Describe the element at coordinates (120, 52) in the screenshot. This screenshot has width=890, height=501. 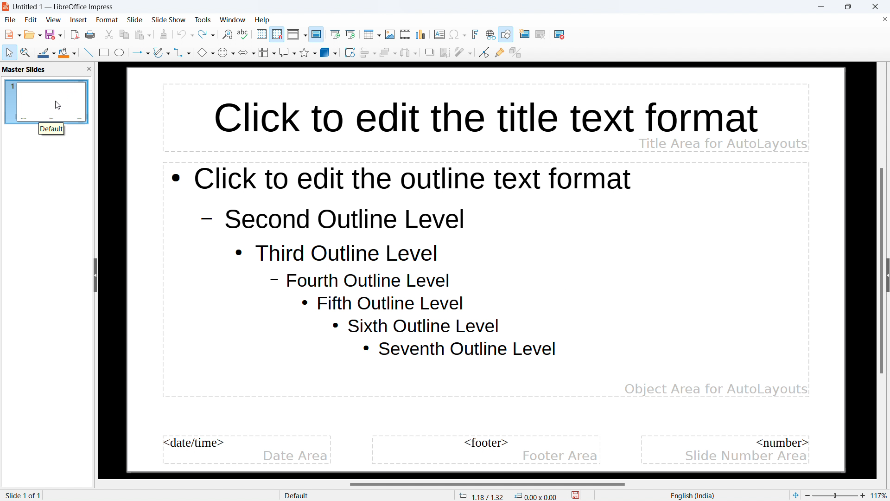
I see `ellipse` at that location.